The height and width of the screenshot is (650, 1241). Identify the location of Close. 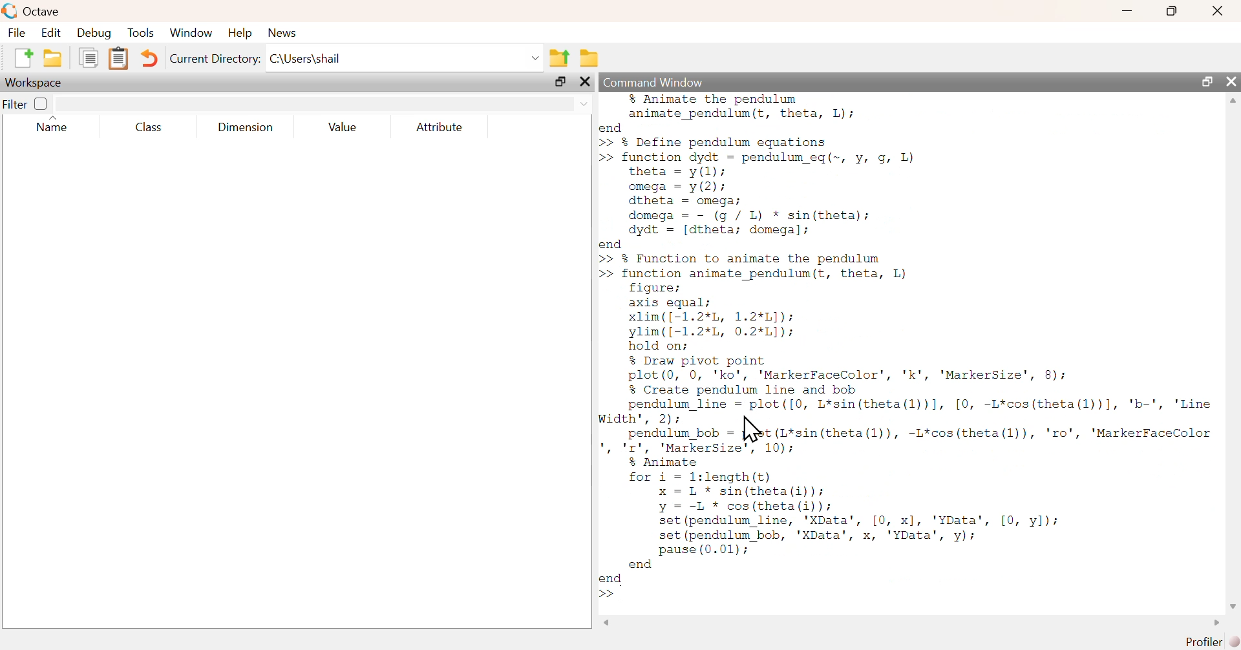
(1216, 11).